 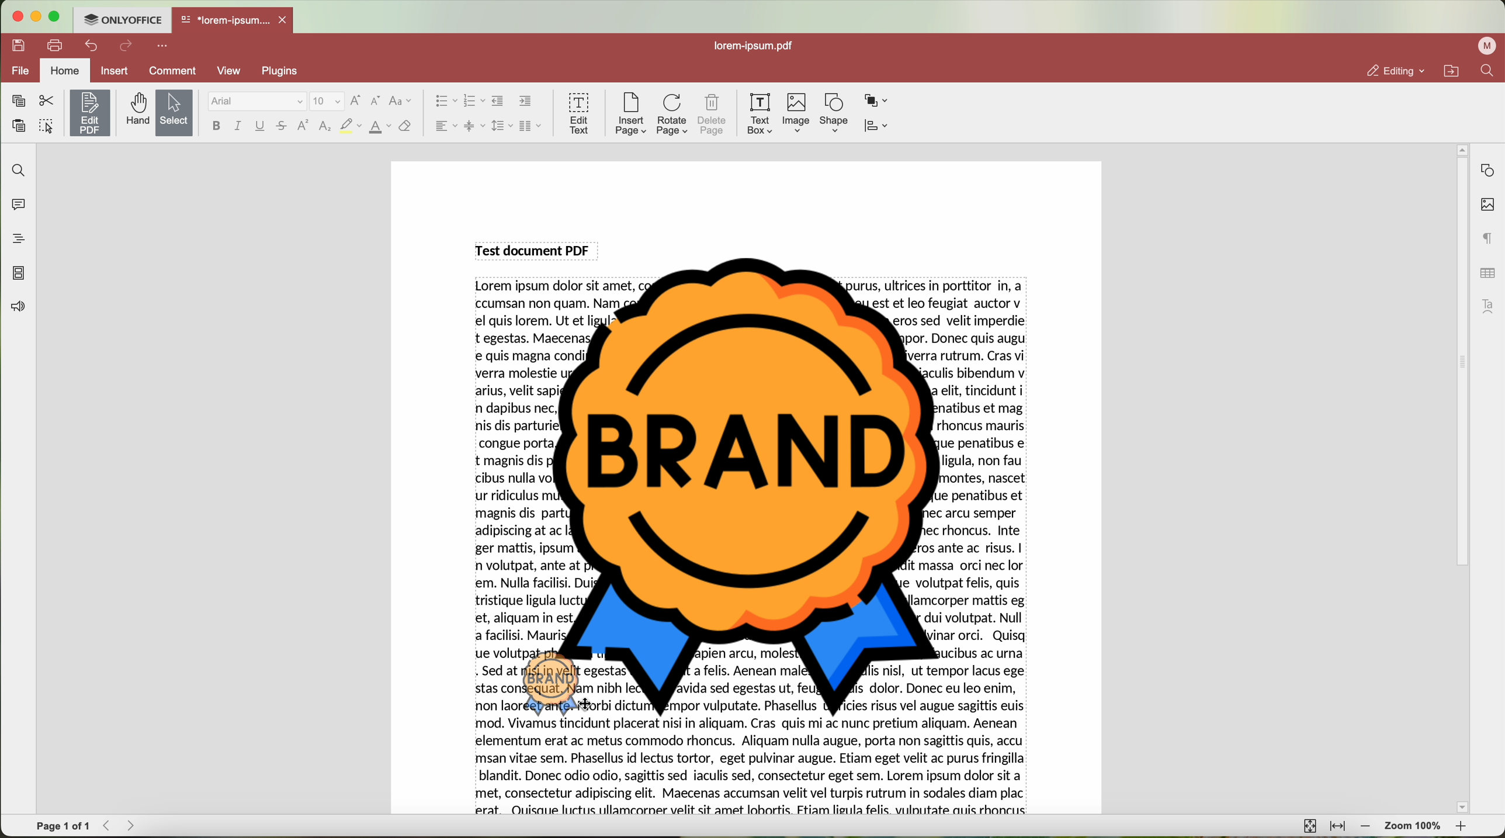 What do you see at coordinates (350, 127) in the screenshot?
I see `highlight color` at bounding box center [350, 127].